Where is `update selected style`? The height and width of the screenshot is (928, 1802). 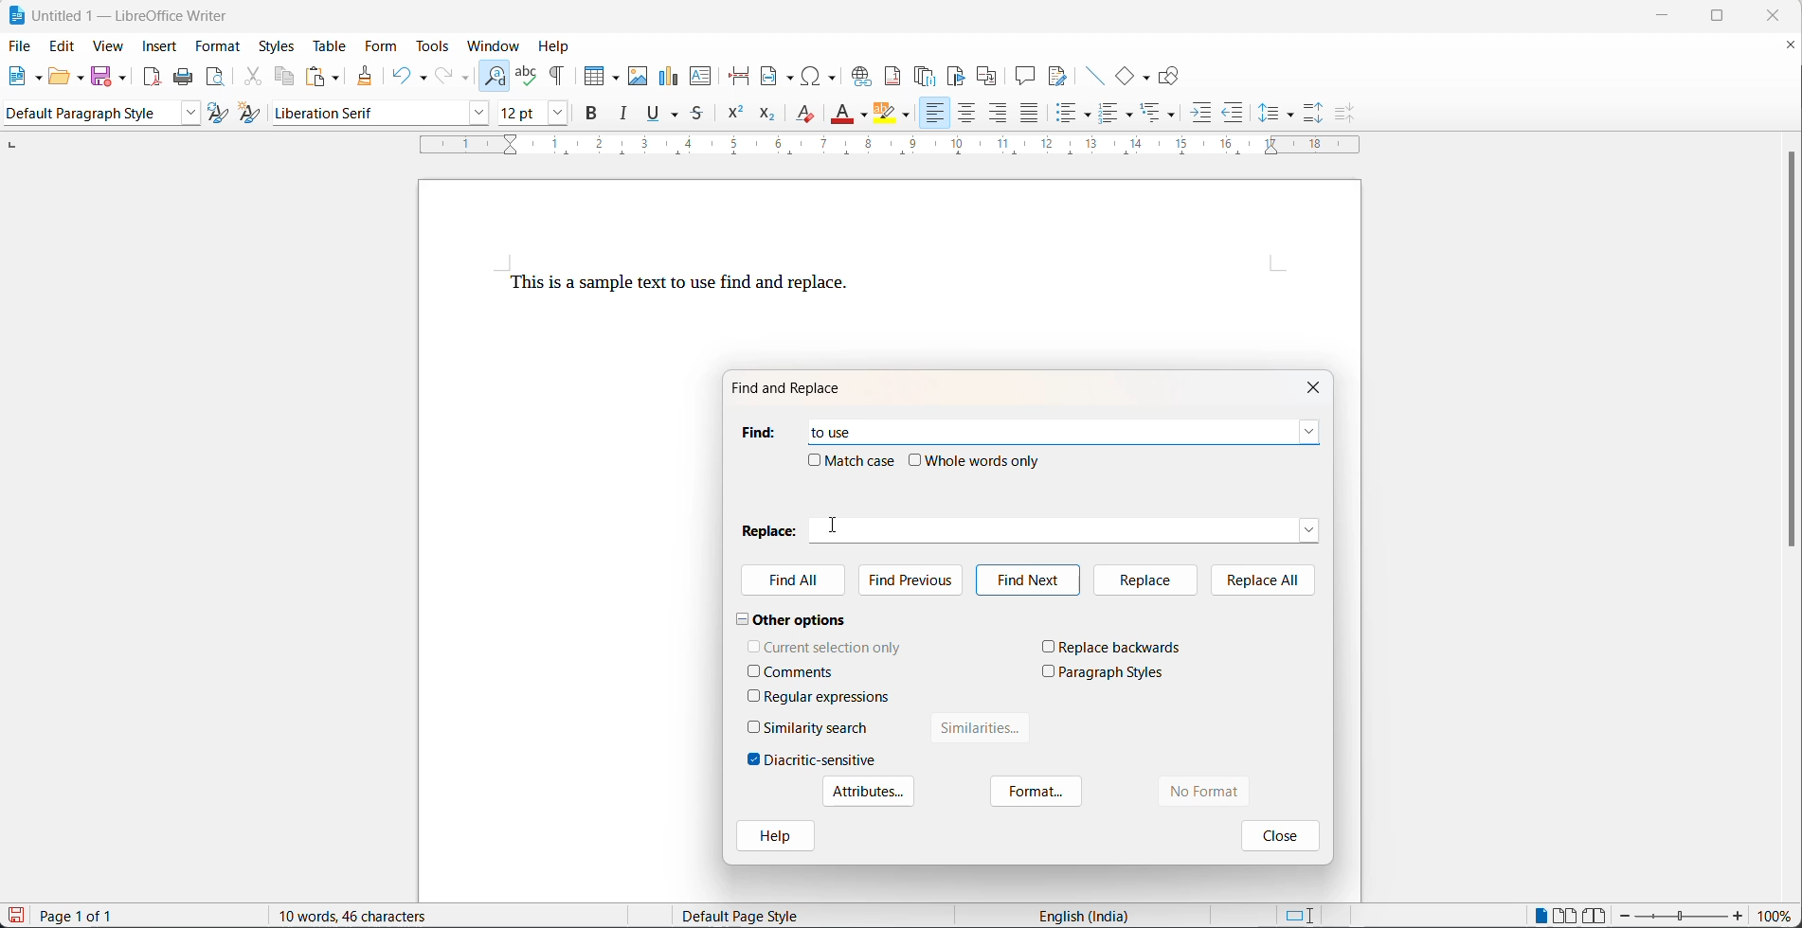 update selected style is located at coordinates (219, 114).